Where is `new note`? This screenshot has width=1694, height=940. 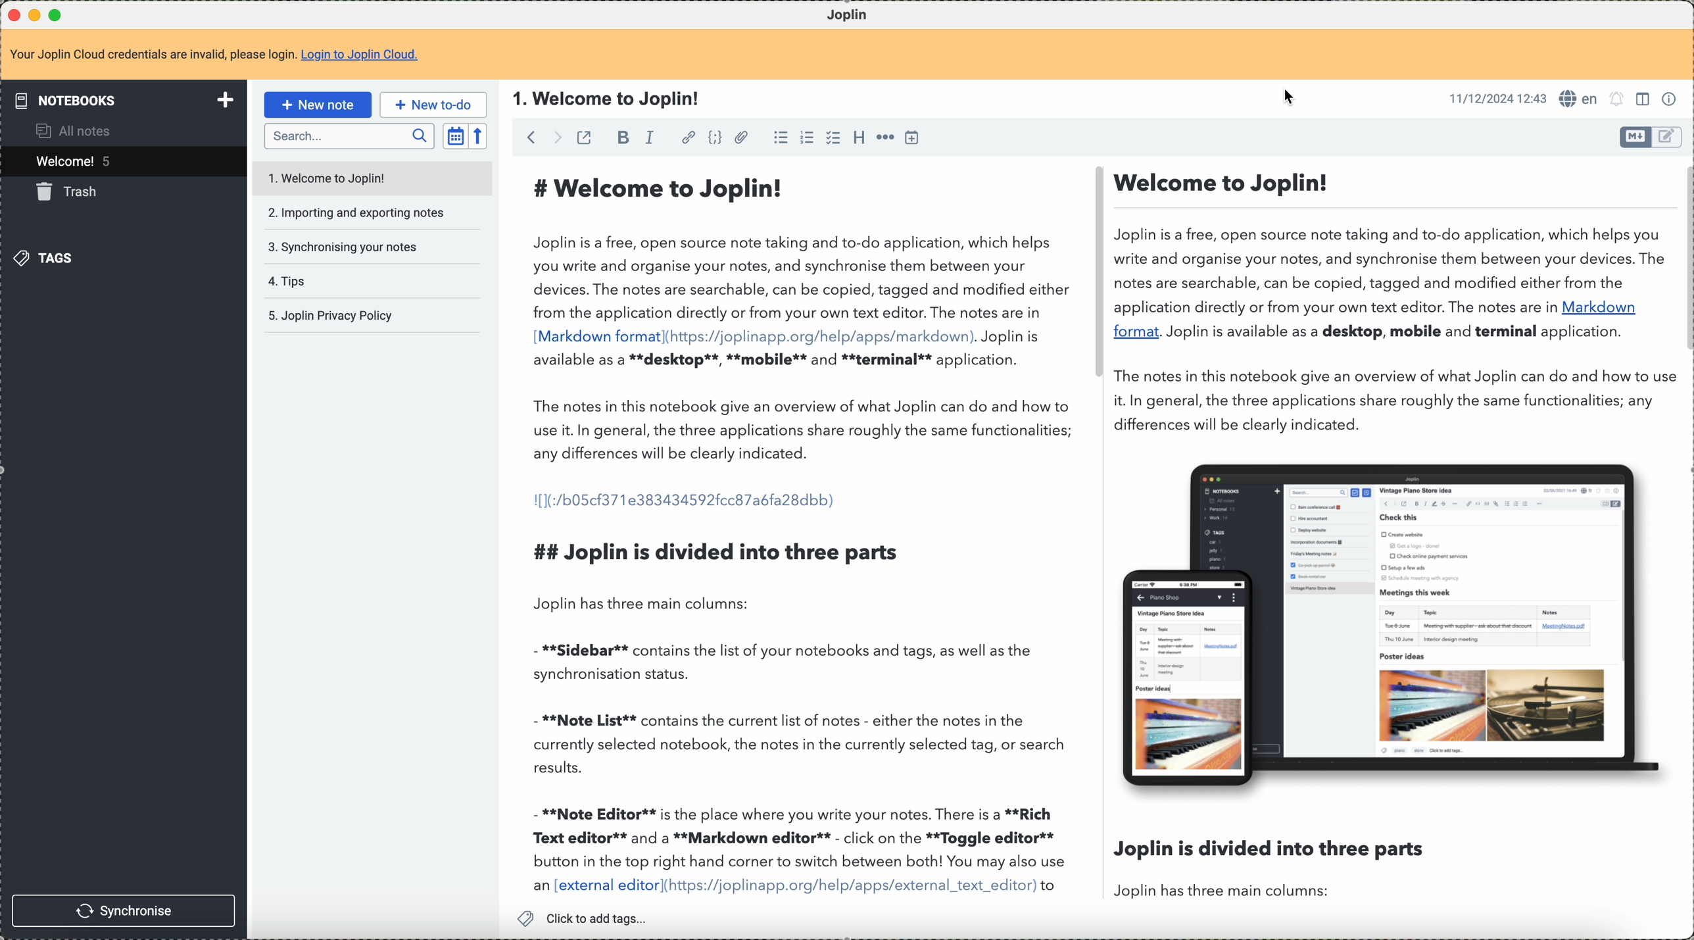
new note is located at coordinates (322, 104).